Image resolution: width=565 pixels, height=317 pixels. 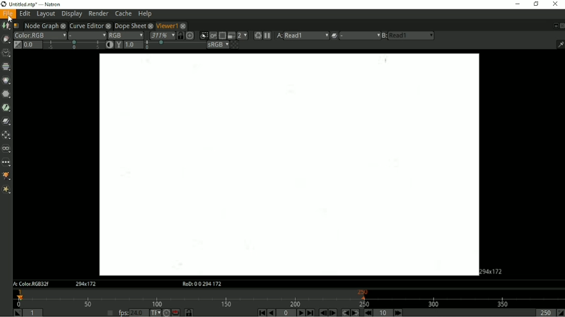 I want to click on Close, so click(x=562, y=26).